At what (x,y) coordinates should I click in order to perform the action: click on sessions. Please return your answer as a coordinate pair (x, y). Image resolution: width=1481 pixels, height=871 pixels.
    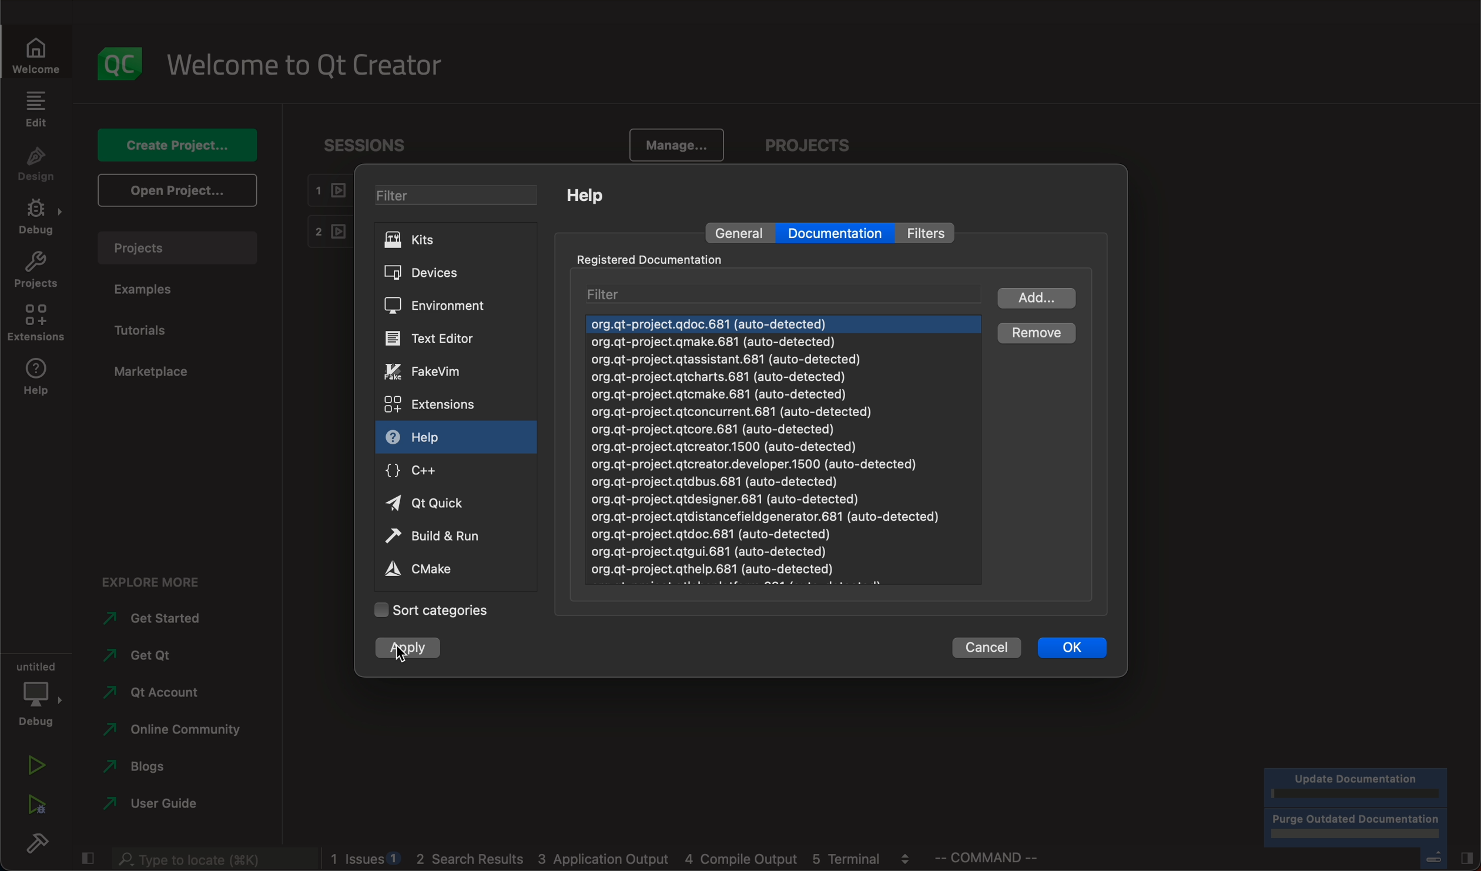
    Looking at the image, I should click on (370, 146).